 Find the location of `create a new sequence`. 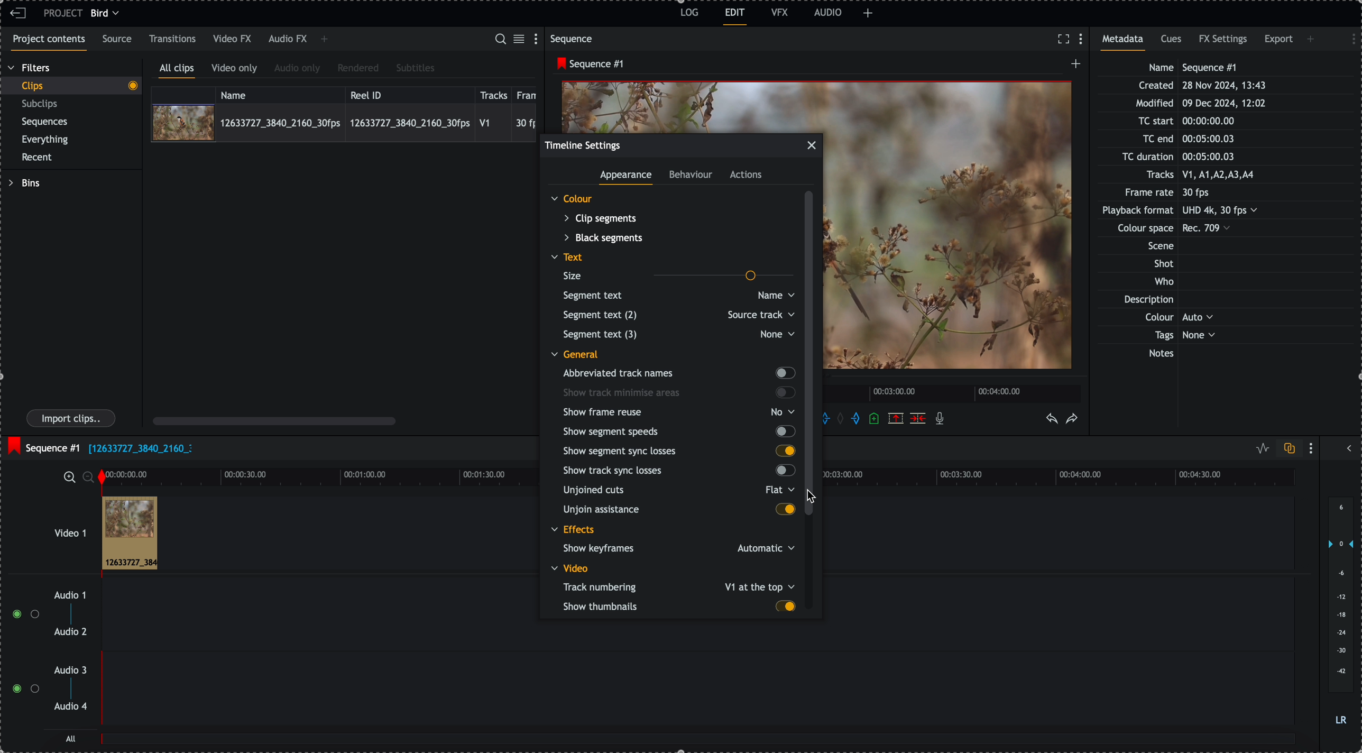

create a new sequence is located at coordinates (1073, 67).